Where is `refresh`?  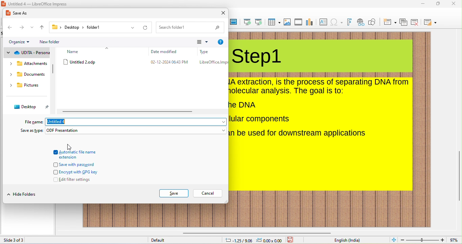 refresh is located at coordinates (145, 29).